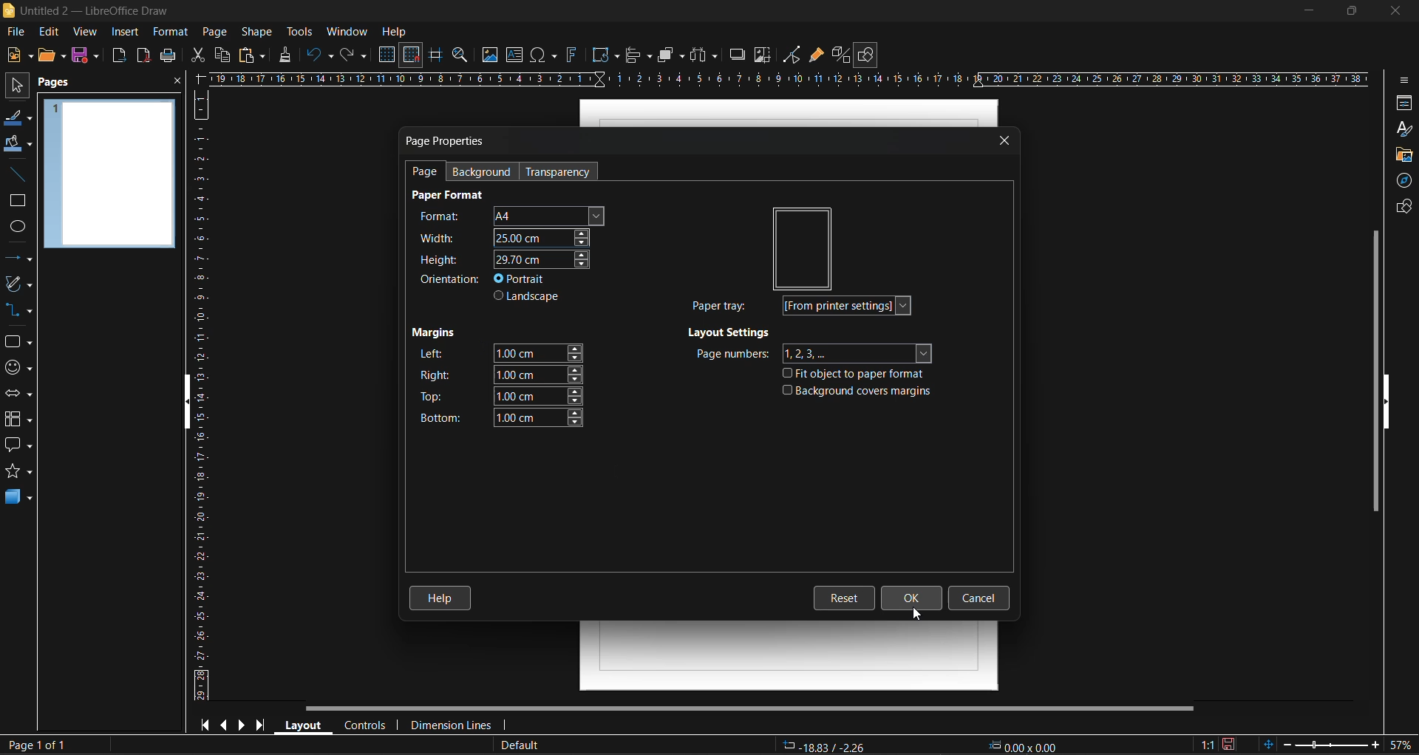  What do you see at coordinates (16, 57) in the screenshot?
I see `new` at bounding box center [16, 57].